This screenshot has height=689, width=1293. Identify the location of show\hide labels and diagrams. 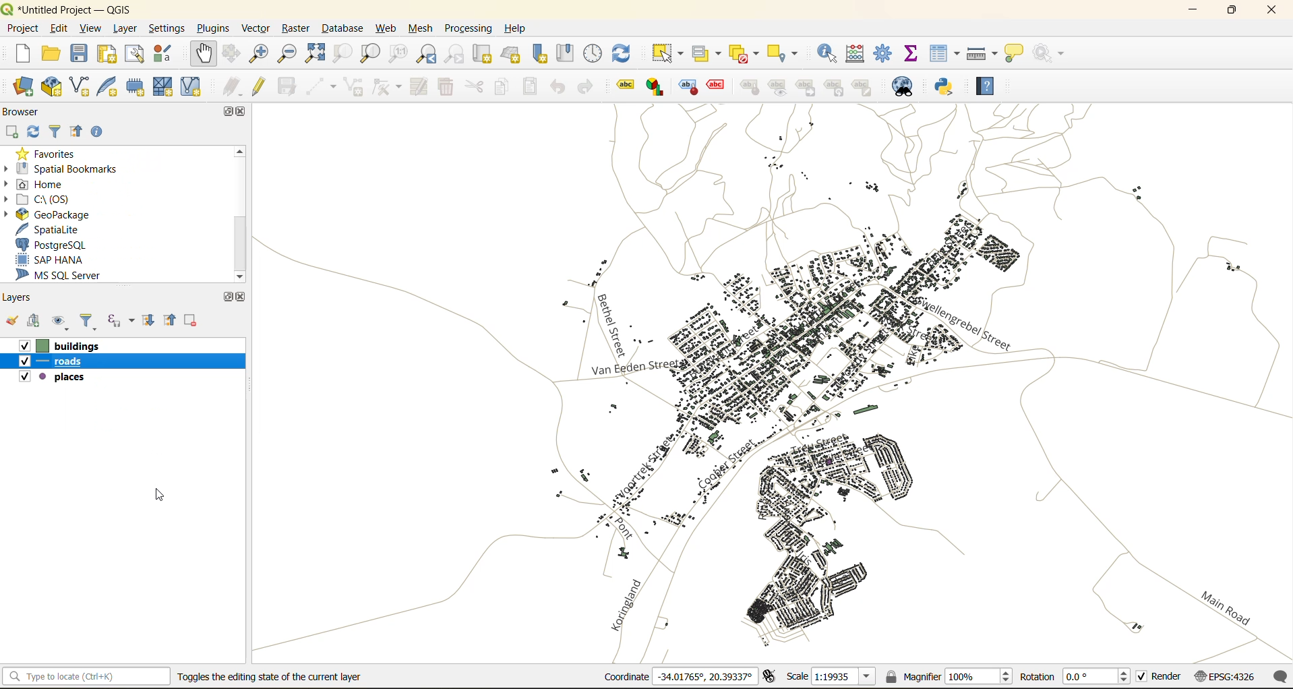
(778, 87).